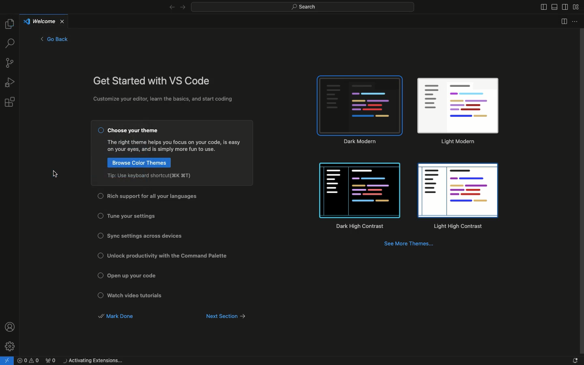 This screenshot has width=584, height=365. Describe the element at coordinates (151, 176) in the screenshot. I see `Top` at that location.